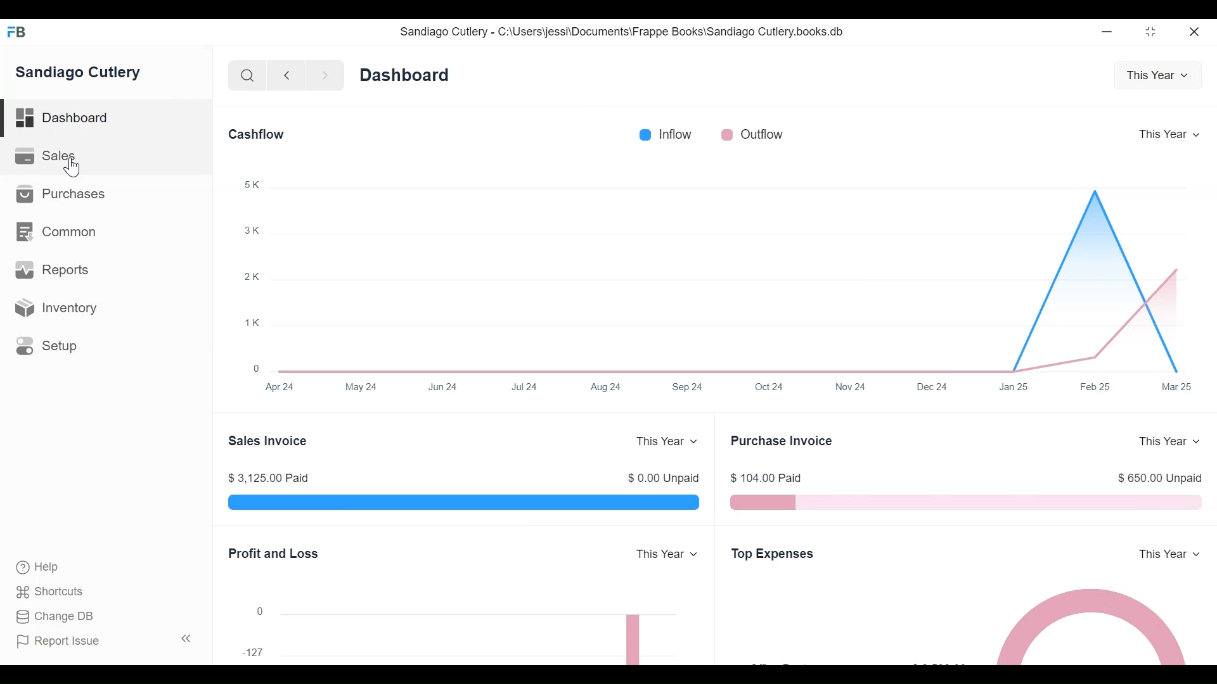 This screenshot has height=684, width=1217. What do you see at coordinates (1197, 32) in the screenshot?
I see `Close` at bounding box center [1197, 32].